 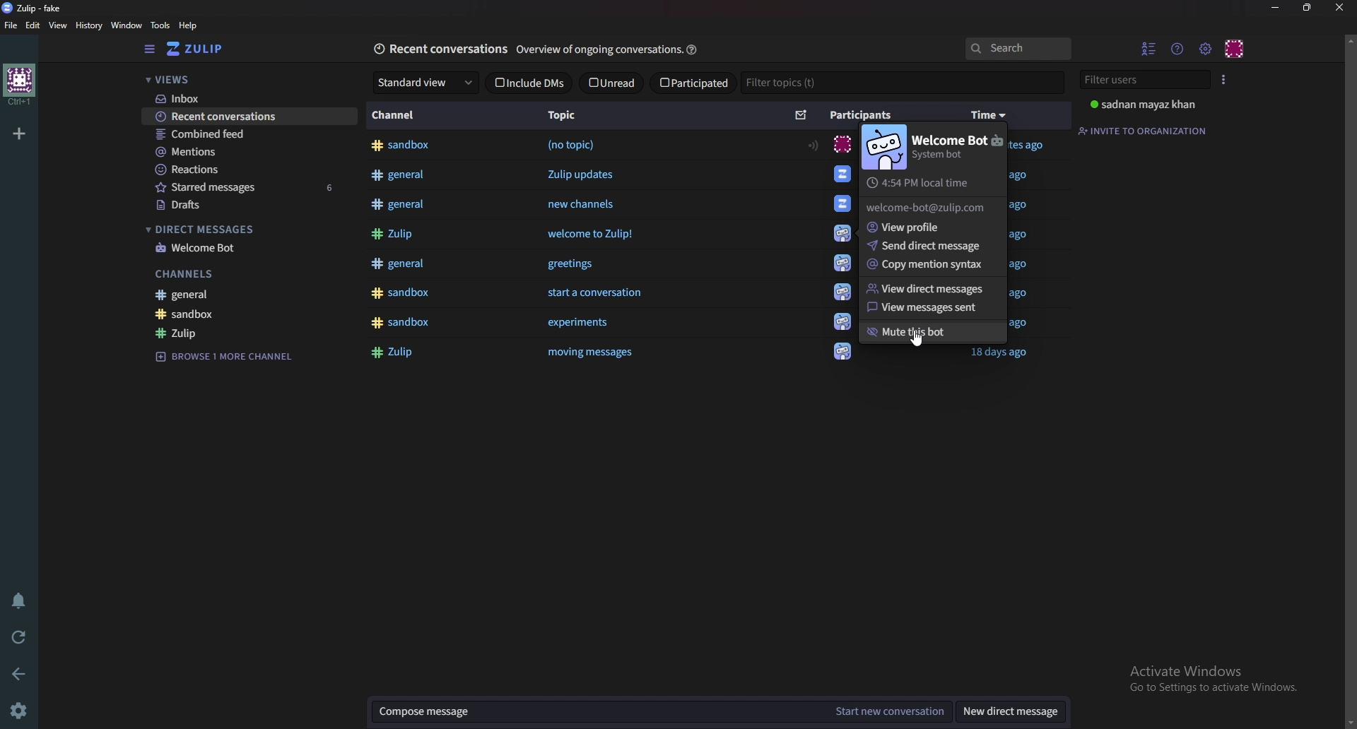 What do you see at coordinates (843, 265) in the screenshot?
I see `icon` at bounding box center [843, 265].